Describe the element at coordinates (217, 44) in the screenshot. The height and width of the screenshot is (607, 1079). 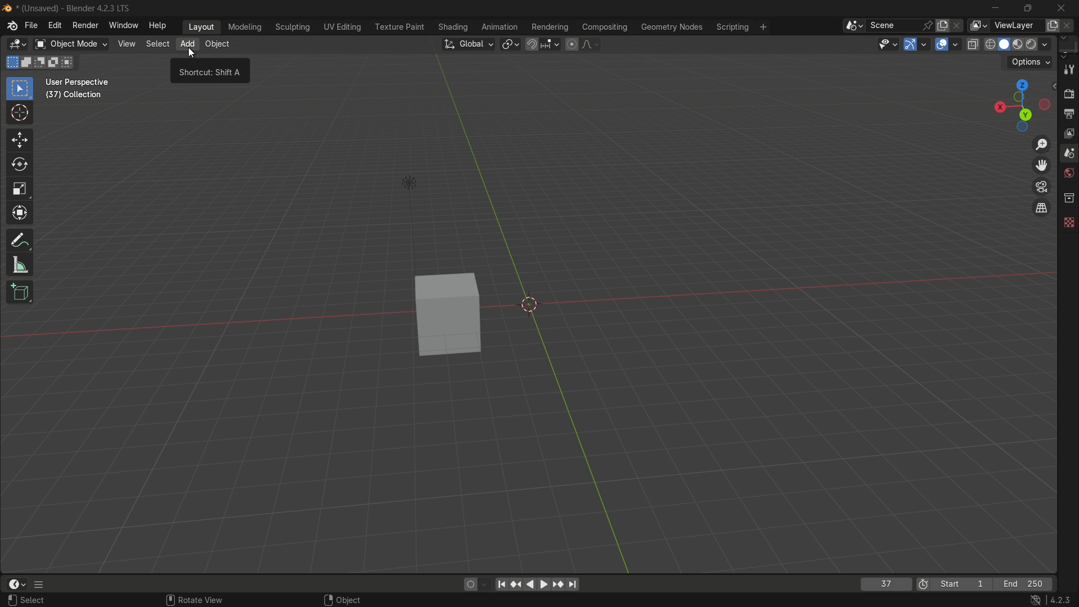
I see `object` at that location.